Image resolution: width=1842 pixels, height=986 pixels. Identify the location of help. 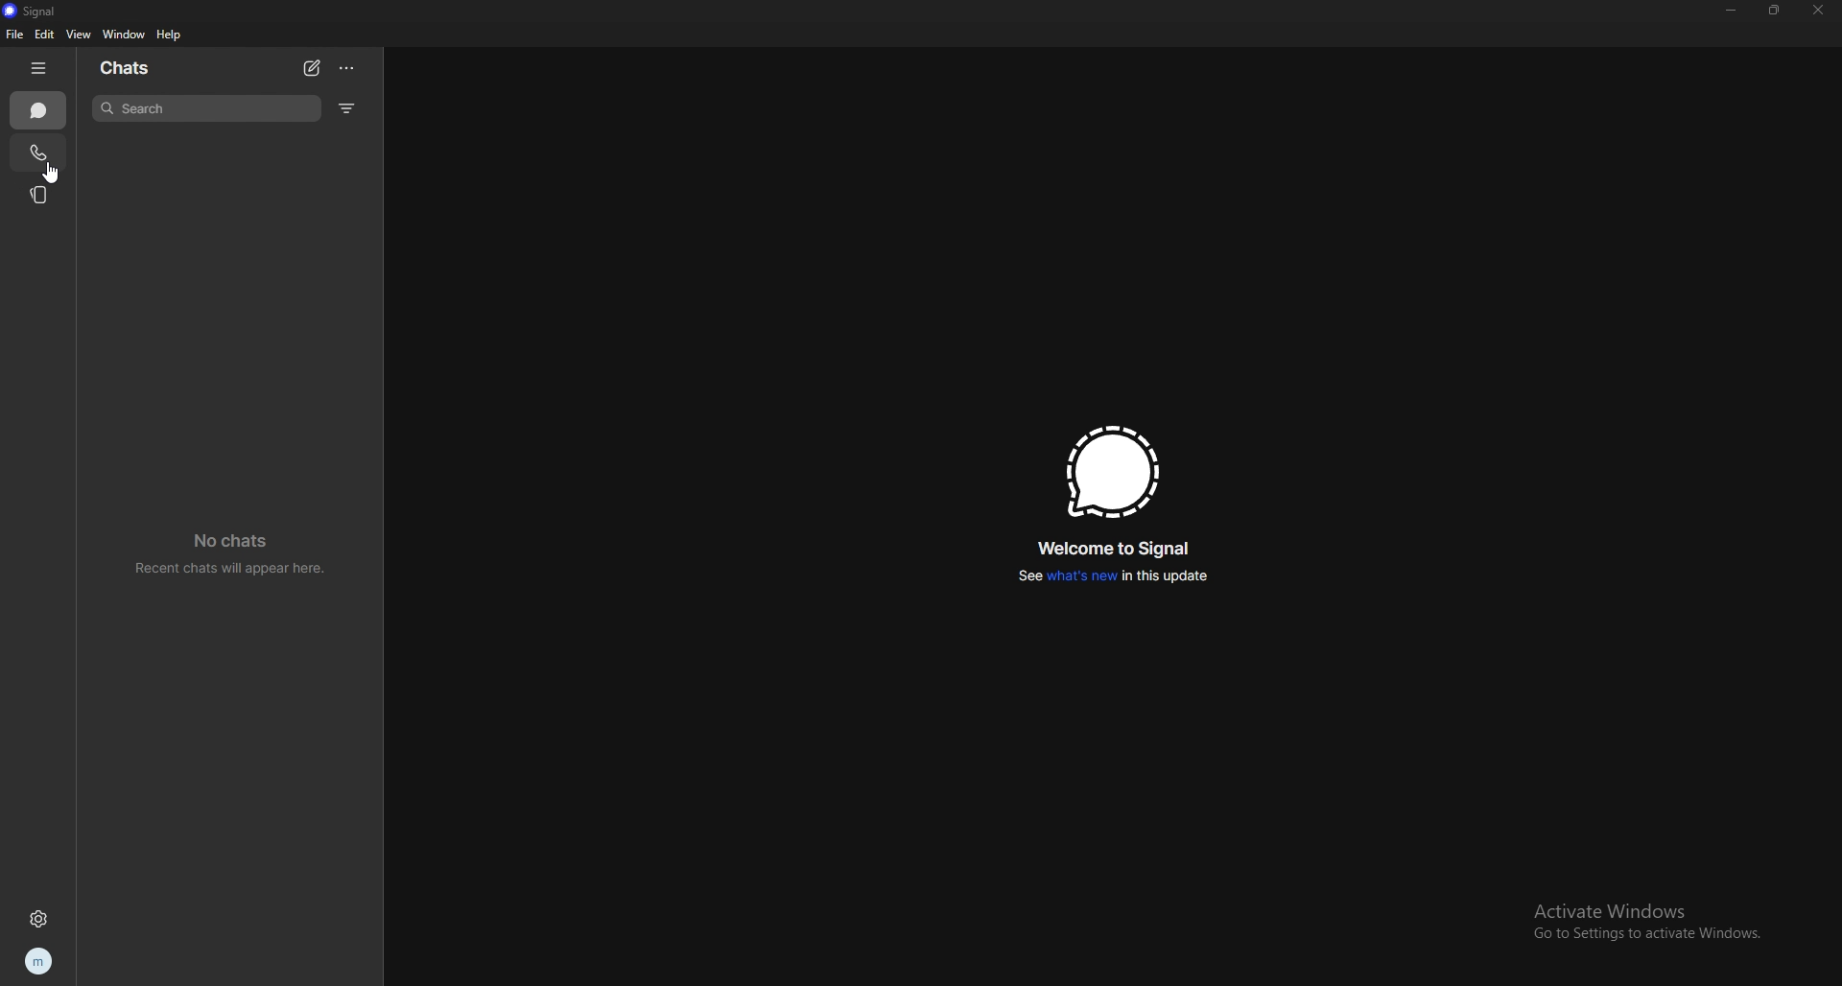
(170, 35).